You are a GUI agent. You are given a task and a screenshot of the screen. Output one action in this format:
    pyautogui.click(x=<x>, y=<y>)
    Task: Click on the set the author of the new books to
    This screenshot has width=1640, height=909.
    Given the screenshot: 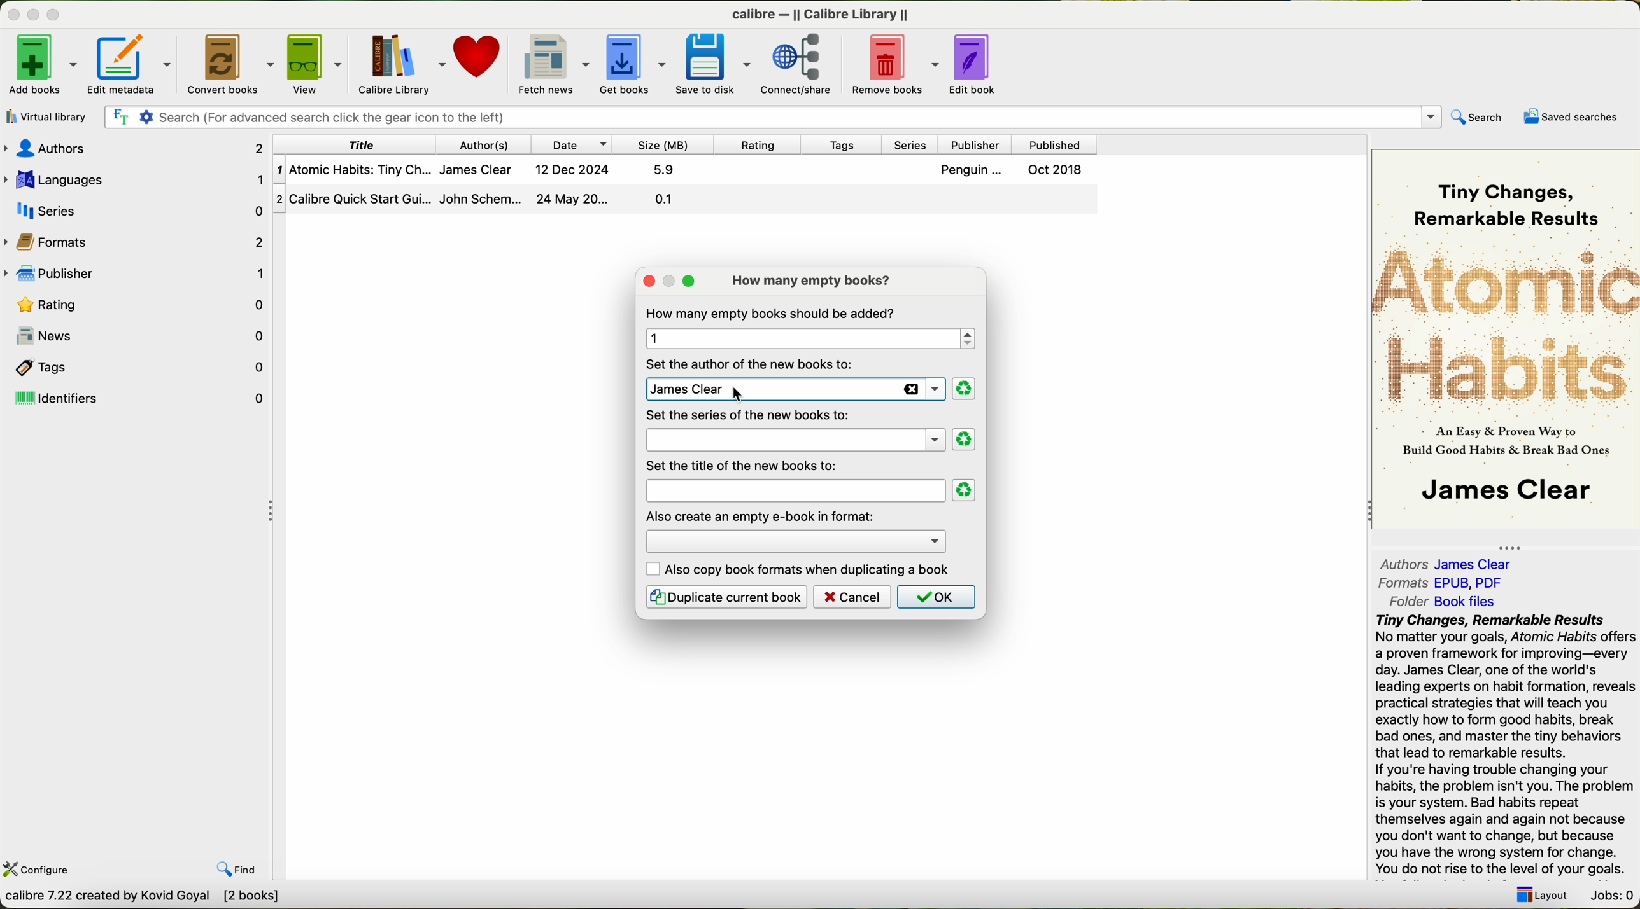 What is the action you would take?
    pyautogui.click(x=753, y=363)
    